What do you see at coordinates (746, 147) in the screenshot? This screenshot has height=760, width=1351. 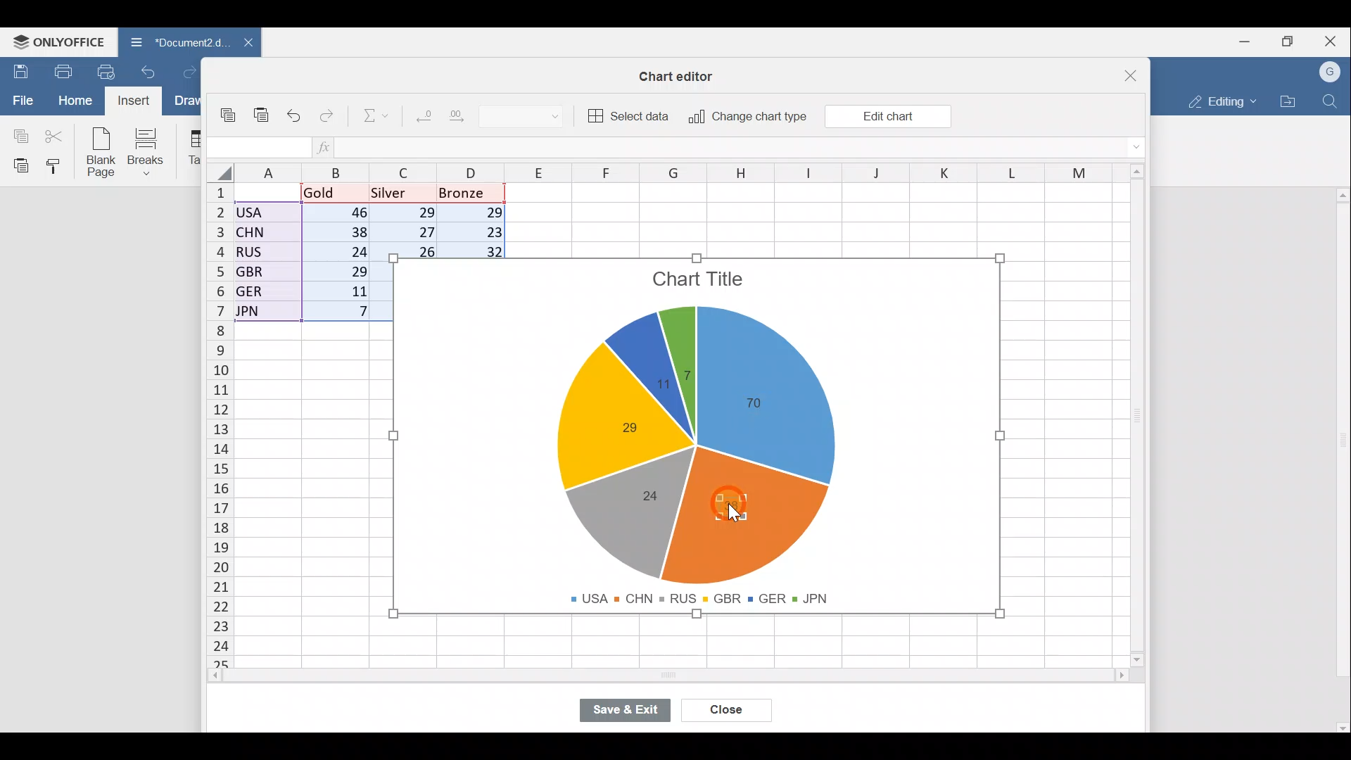 I see `Formula bar` at bounding box center [746, 147].